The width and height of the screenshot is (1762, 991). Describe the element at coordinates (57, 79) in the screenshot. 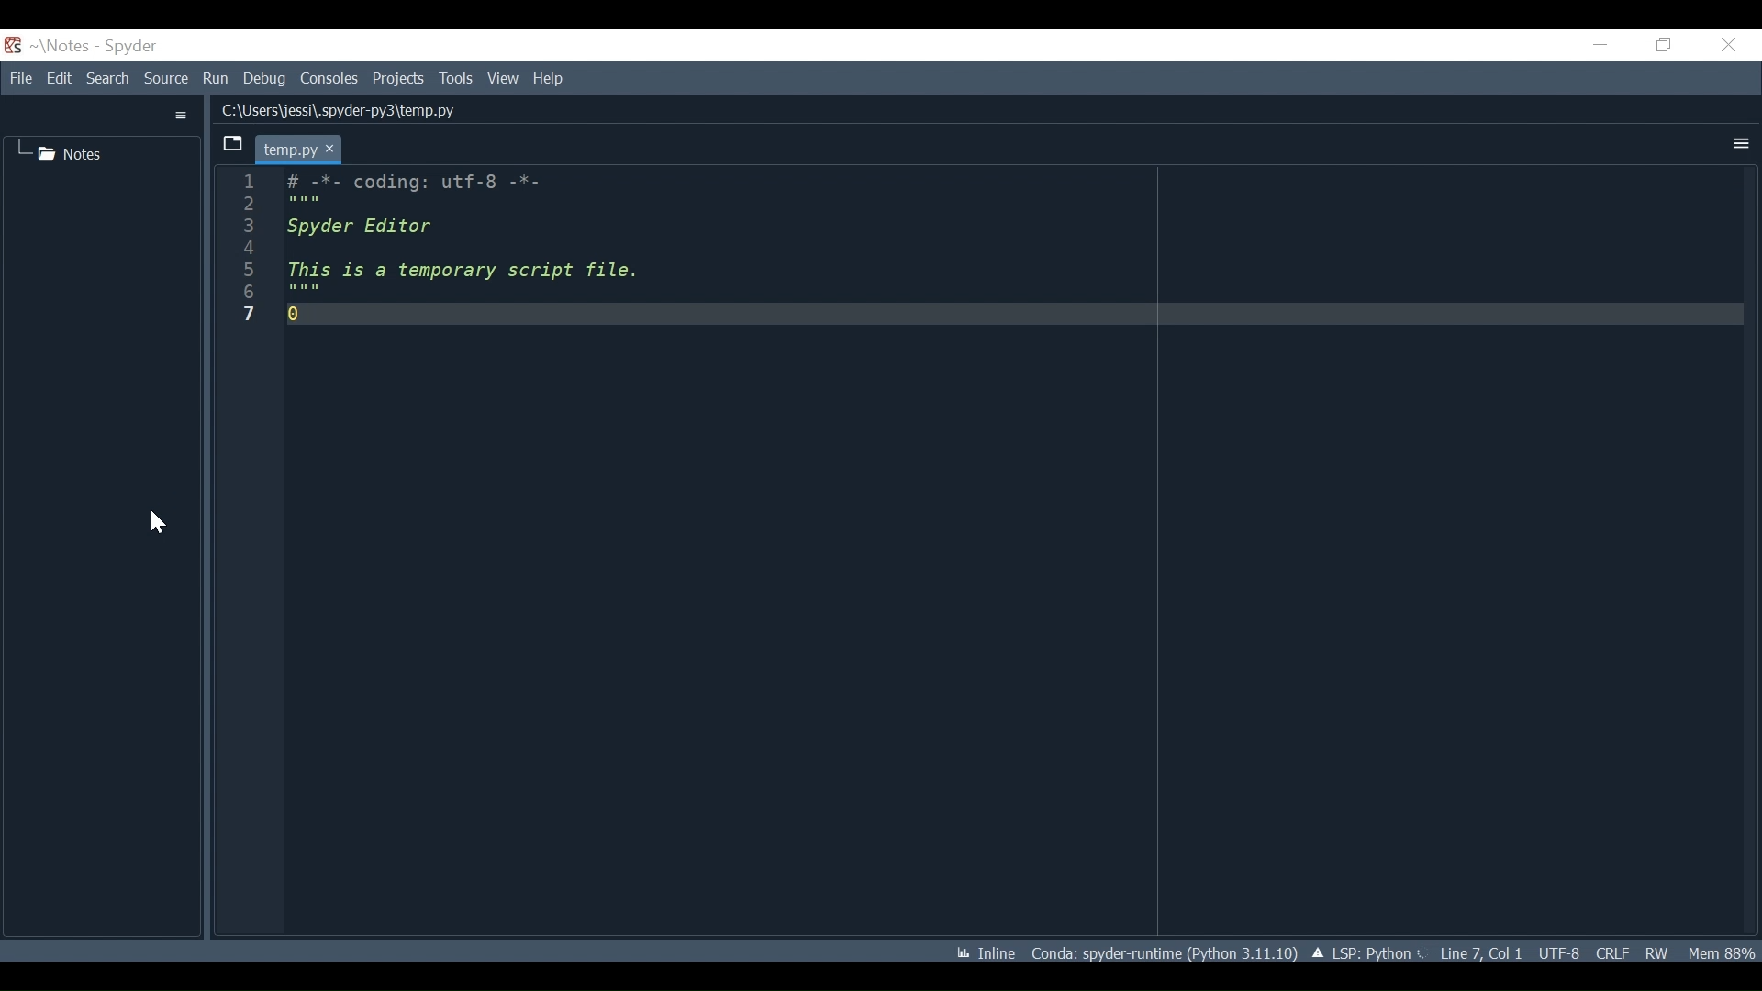

I see `Edit` at that location.